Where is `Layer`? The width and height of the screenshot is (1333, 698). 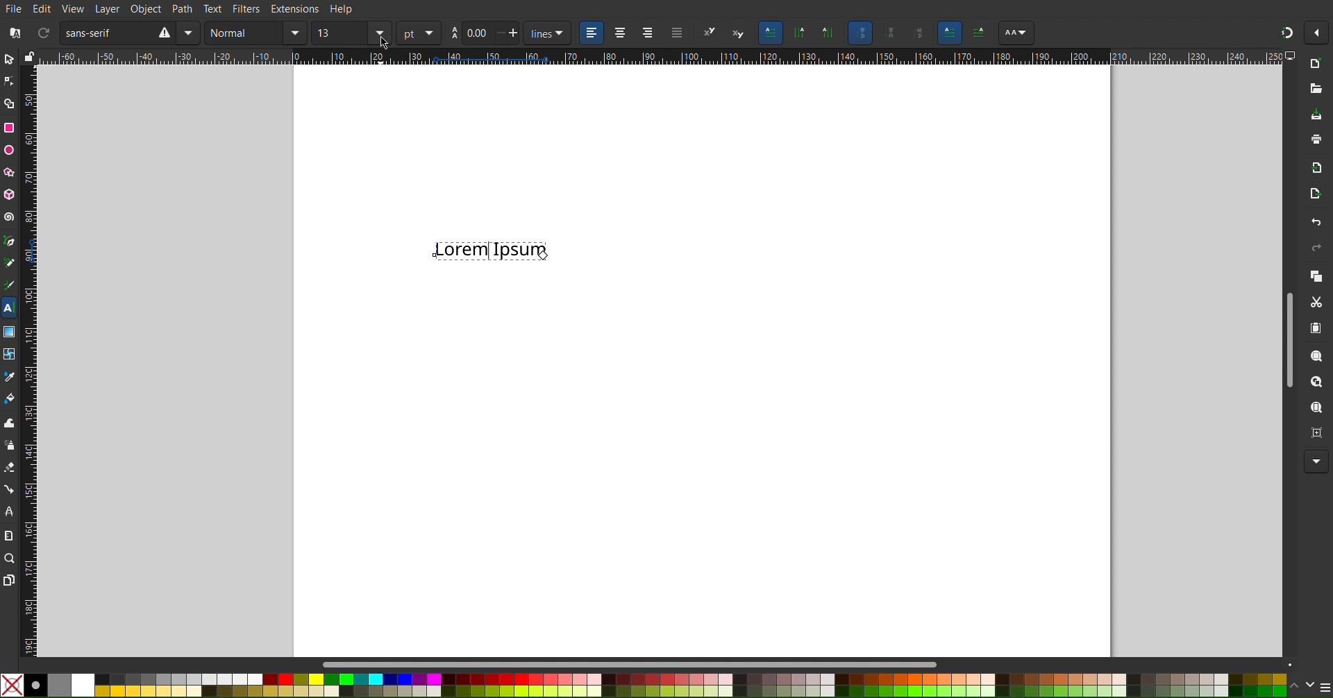
Layer is located at coordinates (108, 9).